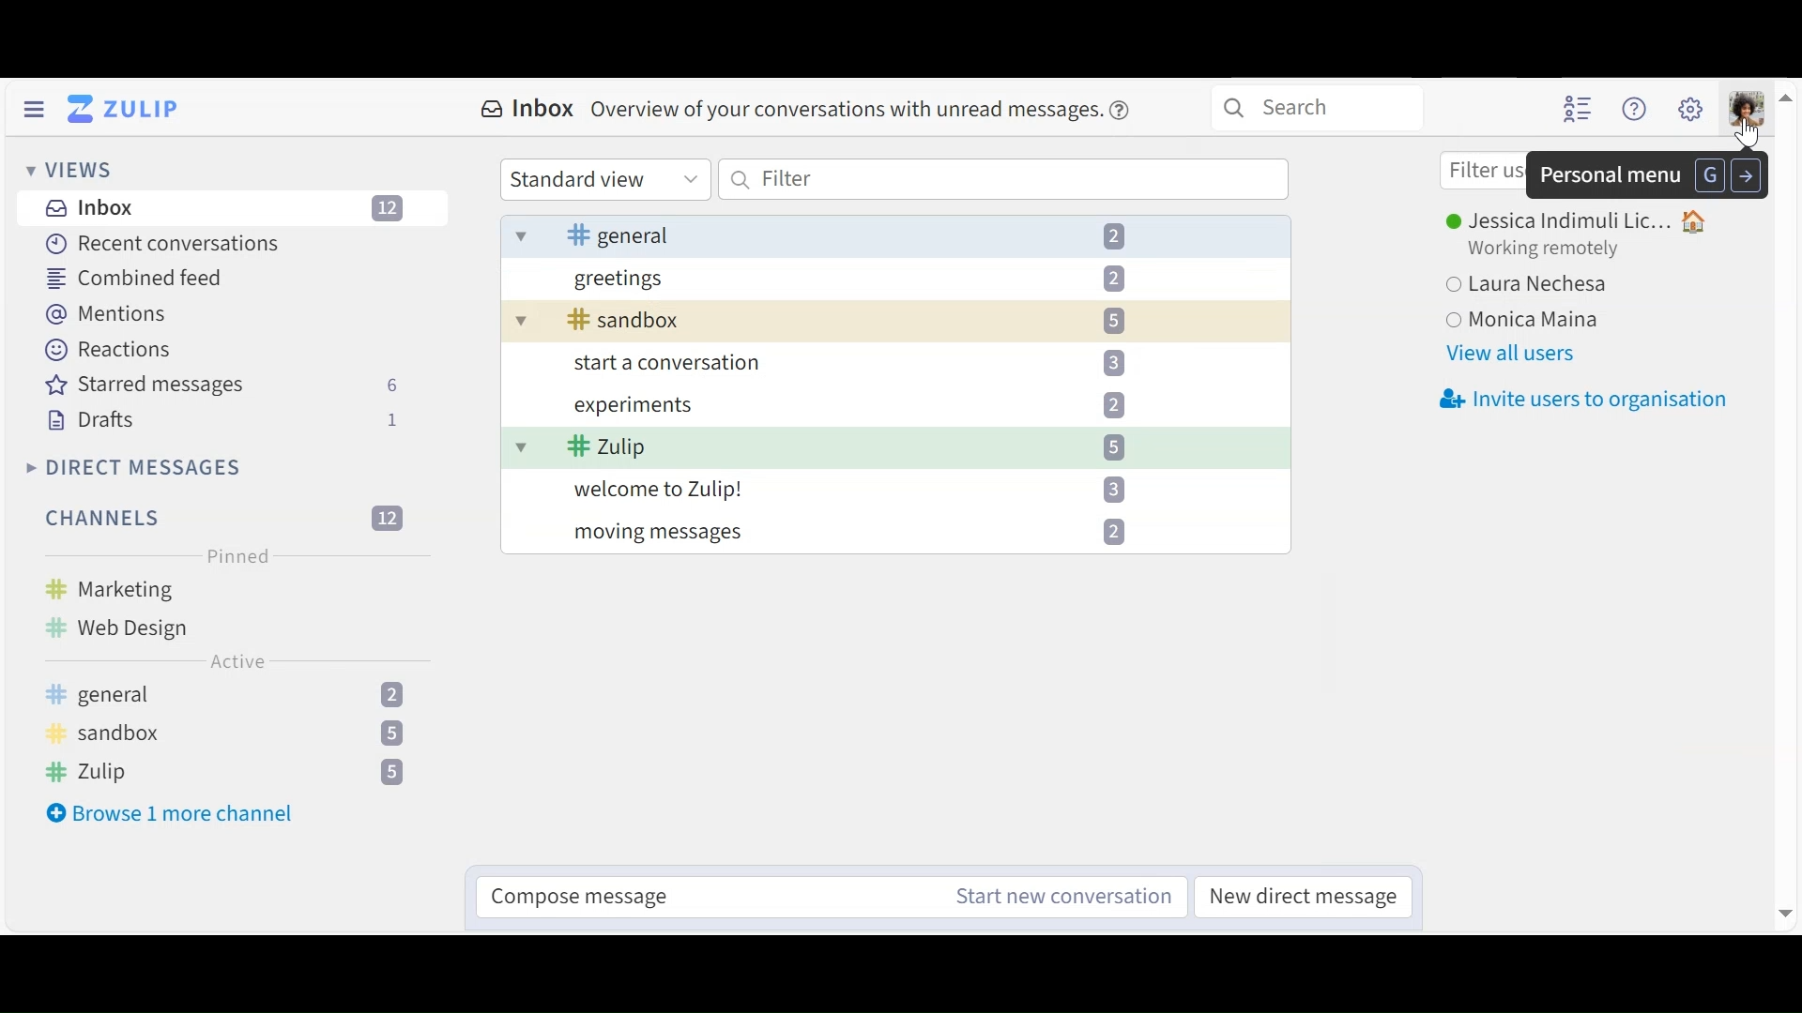  What do you see at coordinates (1102, 363) in the screenshot?
I see `3` at bounding box center [1102, 363].